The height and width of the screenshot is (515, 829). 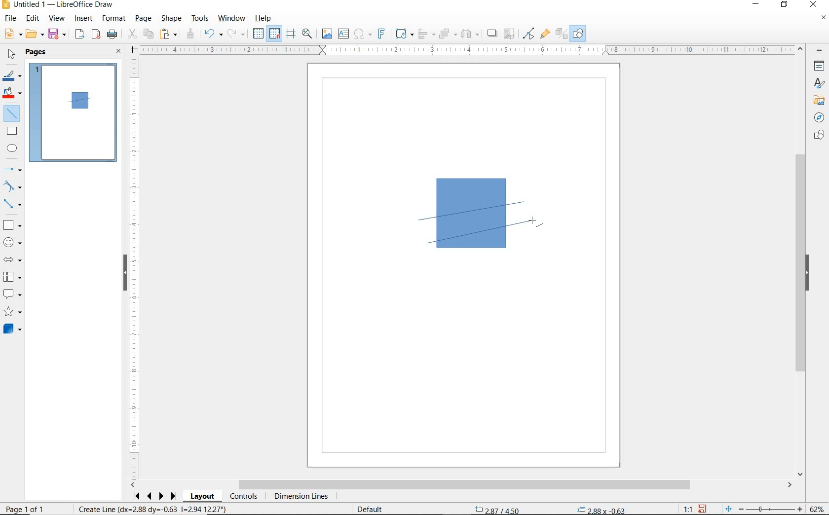 What do you see at coordinates (818, 67) in the screenshot?
I see `PROPERTIES` at bounding box center [818, 67].